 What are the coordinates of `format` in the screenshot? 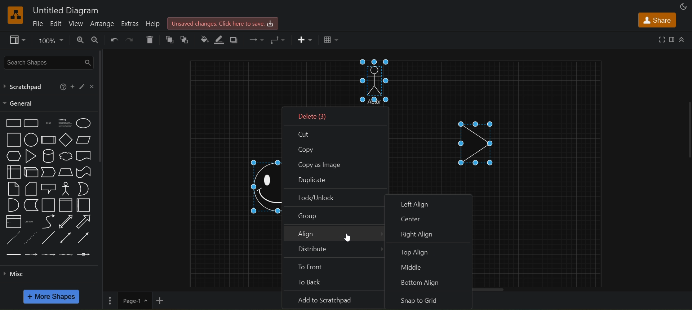 It's located at (672, 39).